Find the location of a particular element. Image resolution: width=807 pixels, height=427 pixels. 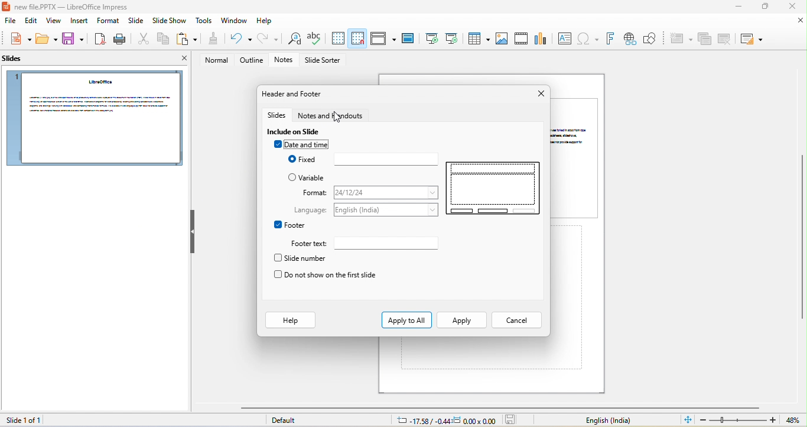

window is located at coordinates (235, 21).